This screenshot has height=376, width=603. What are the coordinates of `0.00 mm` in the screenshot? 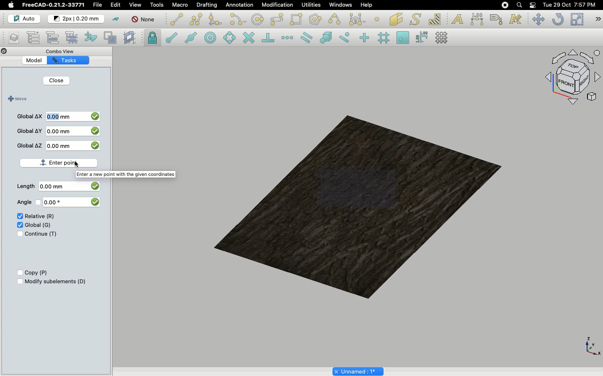 It's located at (73, 131).